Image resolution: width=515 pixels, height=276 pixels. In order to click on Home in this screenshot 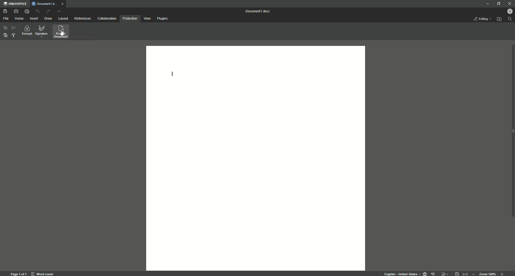, I will do `click(19, 18)`.